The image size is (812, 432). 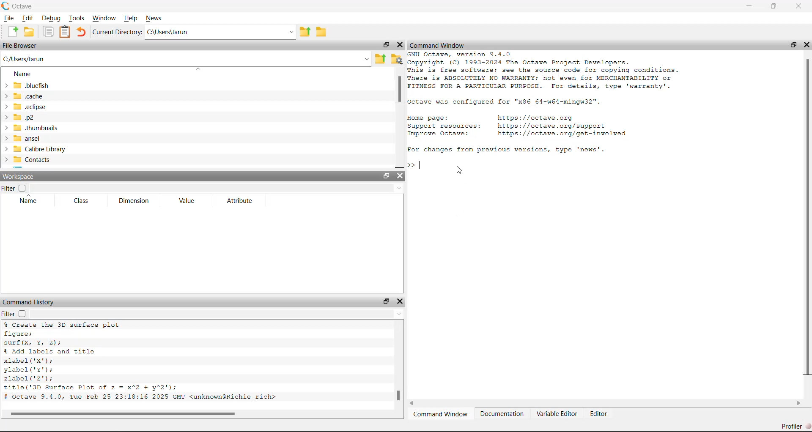 What do you see at coordinates (749, 5) in the screenshot?
I see `Minimize` at bounding box center [749, 5].